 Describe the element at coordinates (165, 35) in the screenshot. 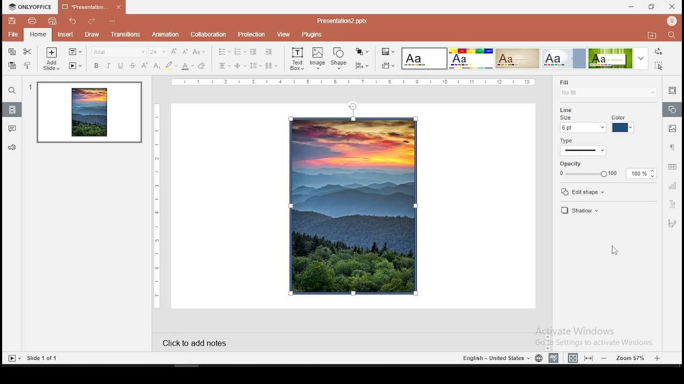

I see `animation` at that location.